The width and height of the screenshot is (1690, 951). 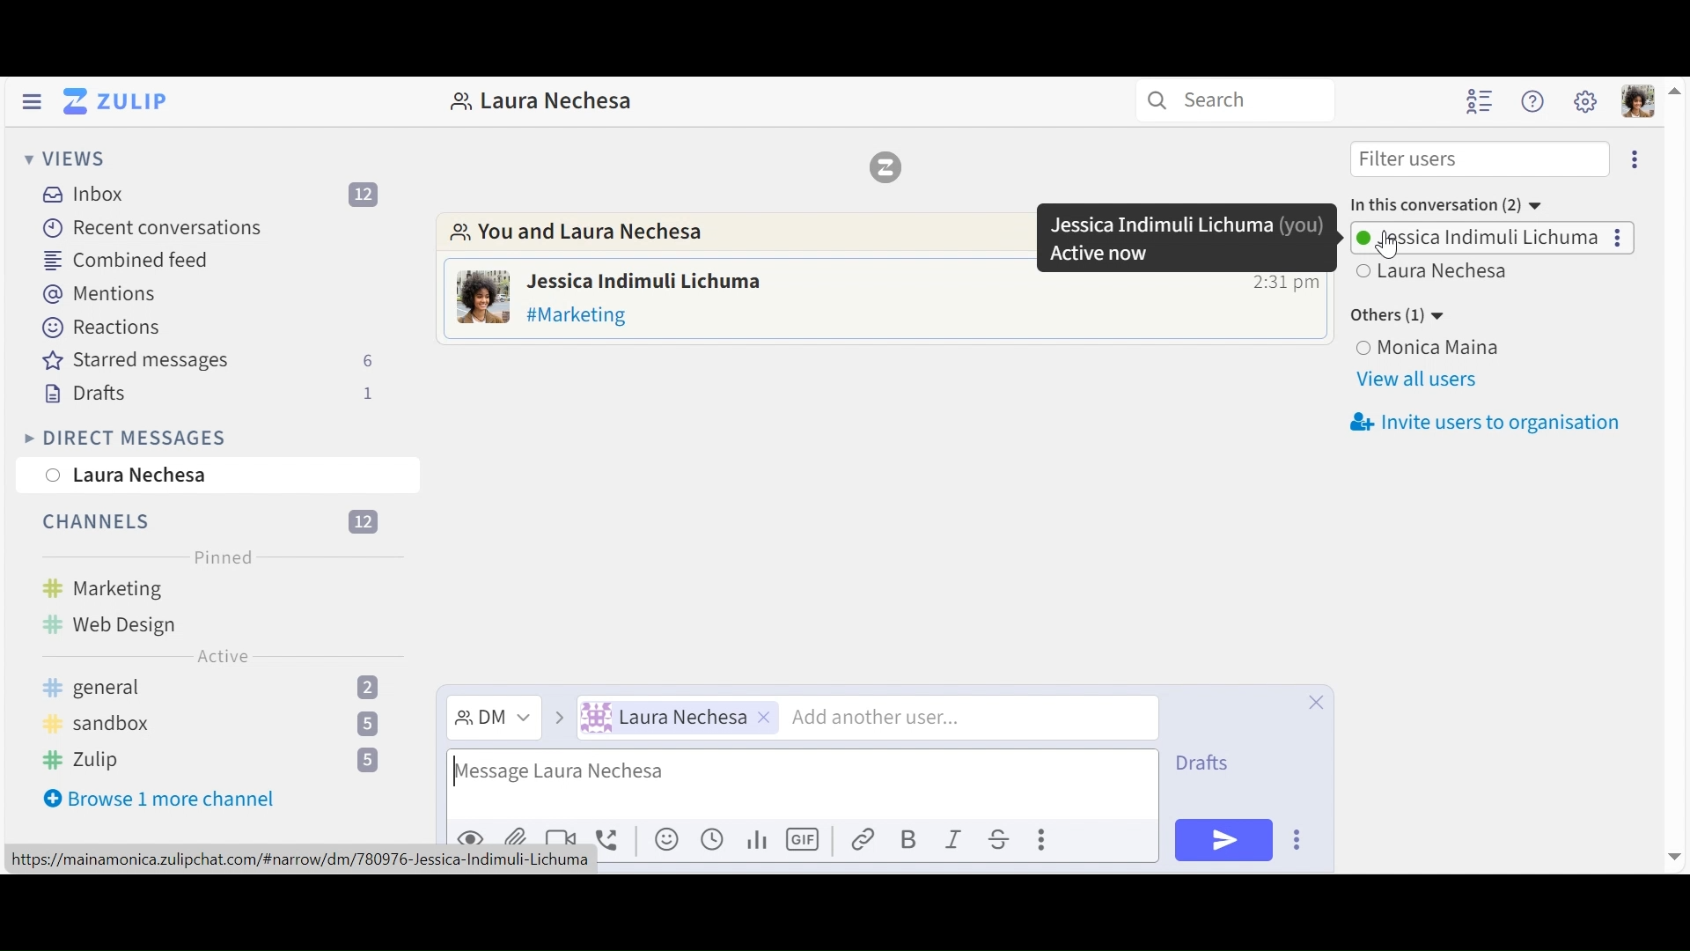 What do you see at coordinates (300, 862) in the screenshot?
I see `url` at bounding box center [300, 862].